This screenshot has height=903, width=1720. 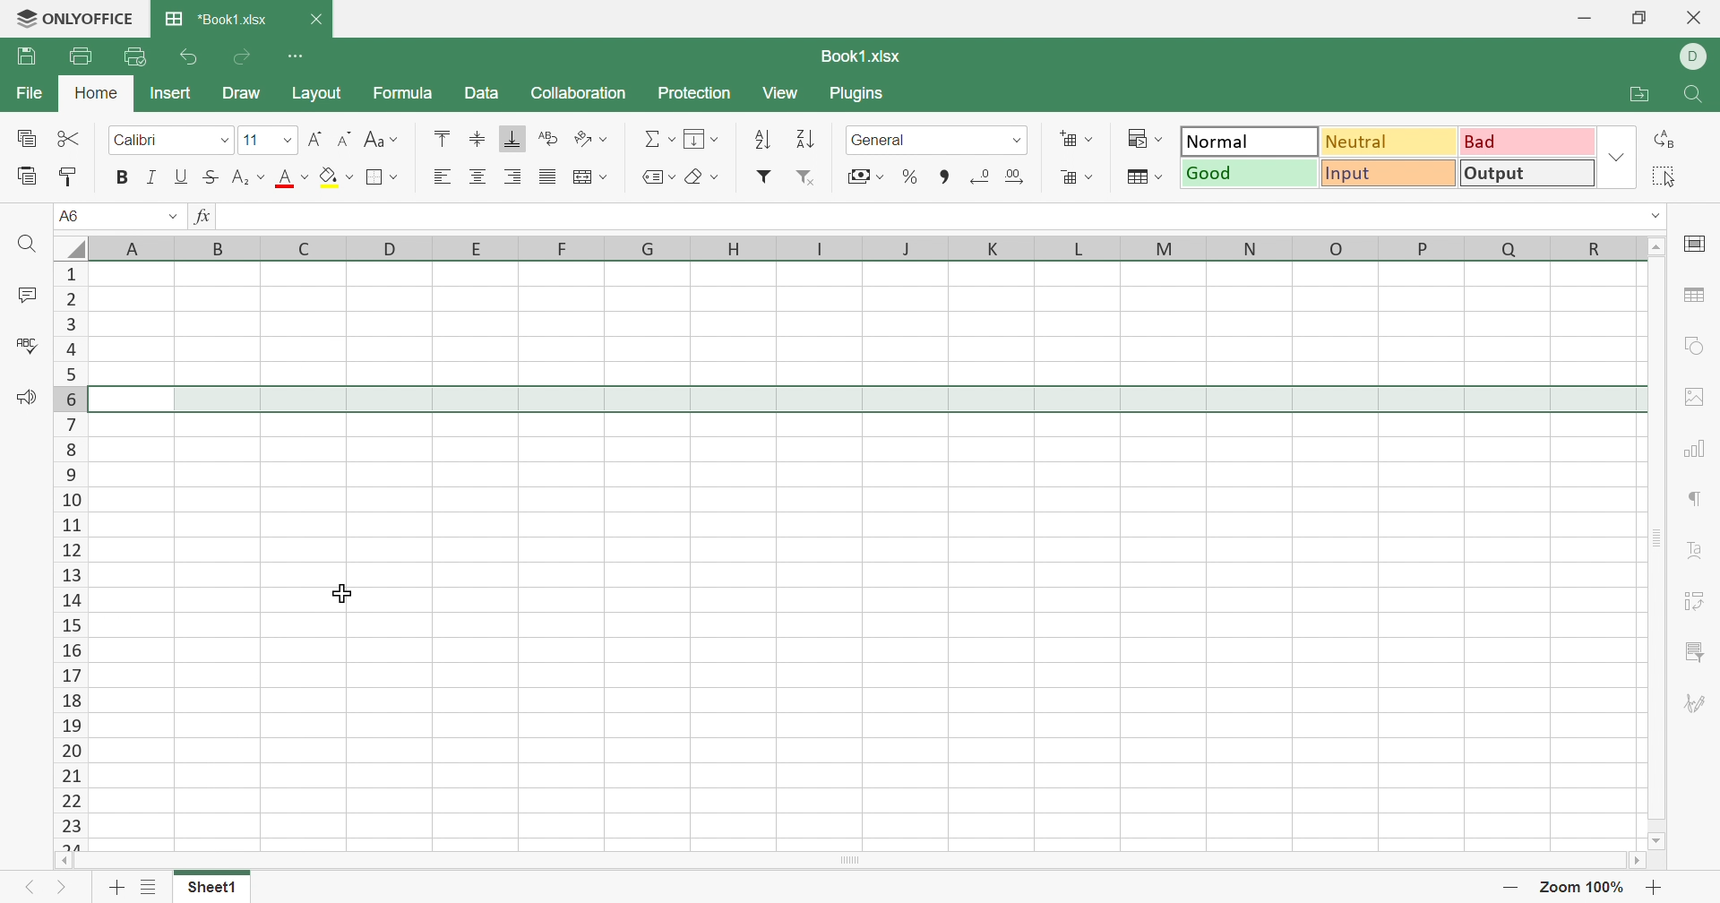 I want to click on Add Sheet, so click(x=116, y=888).